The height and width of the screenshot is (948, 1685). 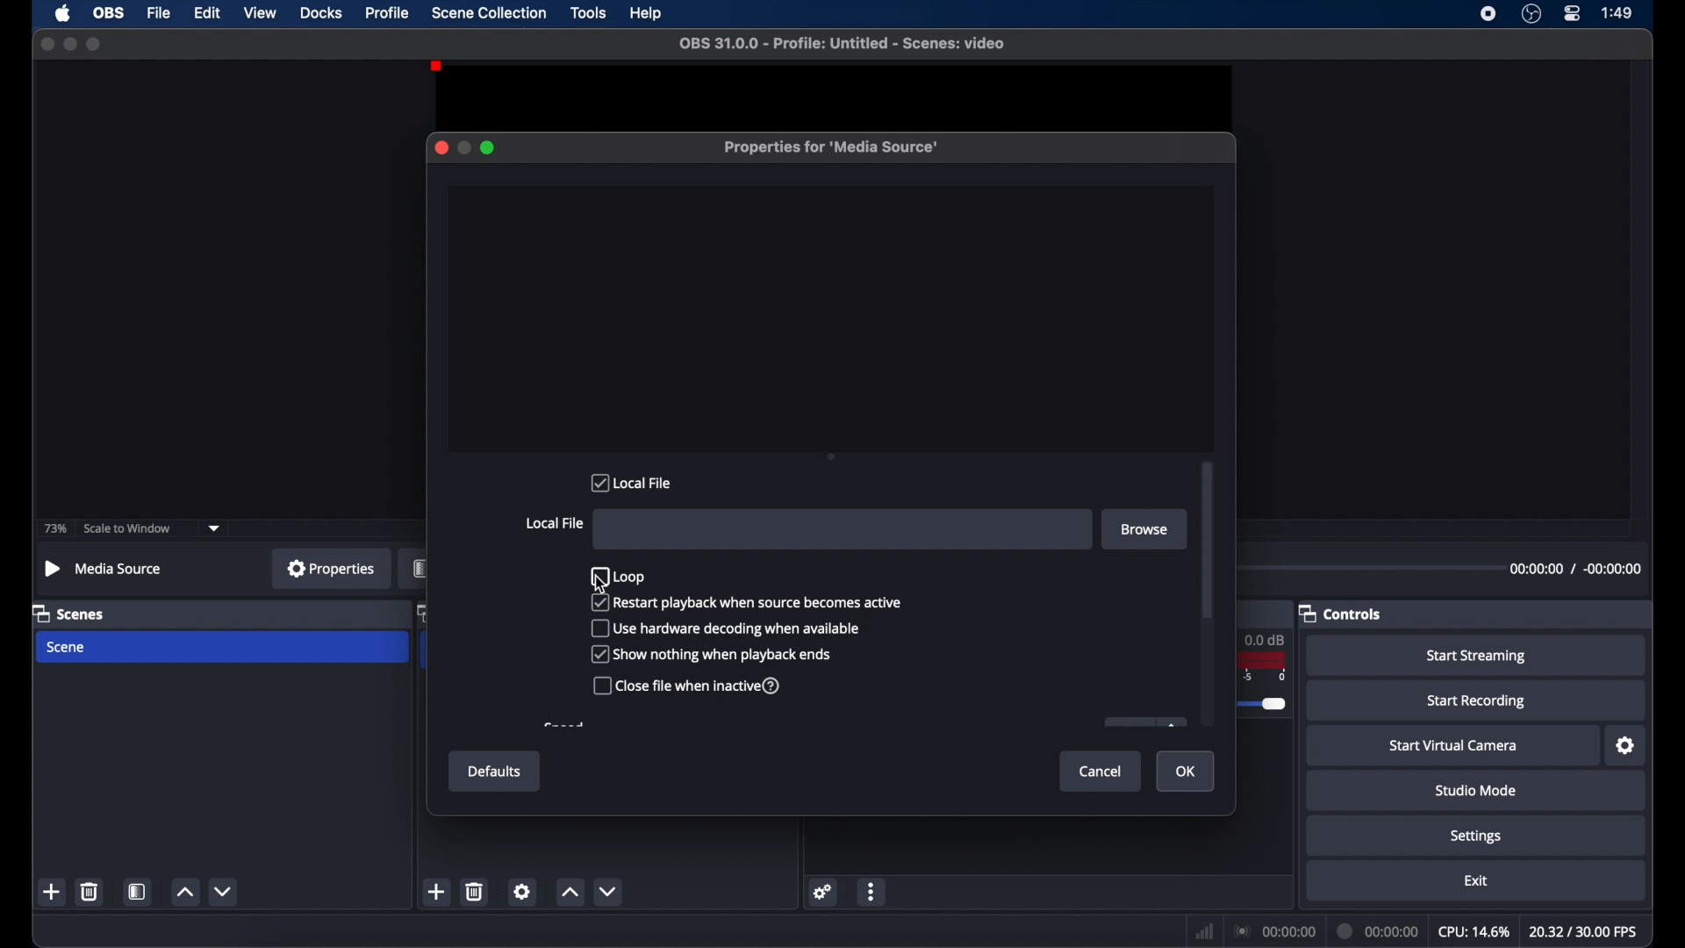 What do you see at coordinates (332, 568) in the screenshot?
I see `properties` at bounding box center [332, 568].